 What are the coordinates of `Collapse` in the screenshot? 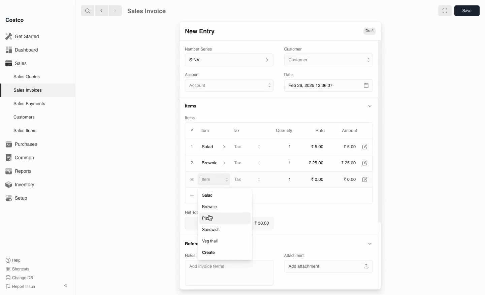 It's located at (66, 286).